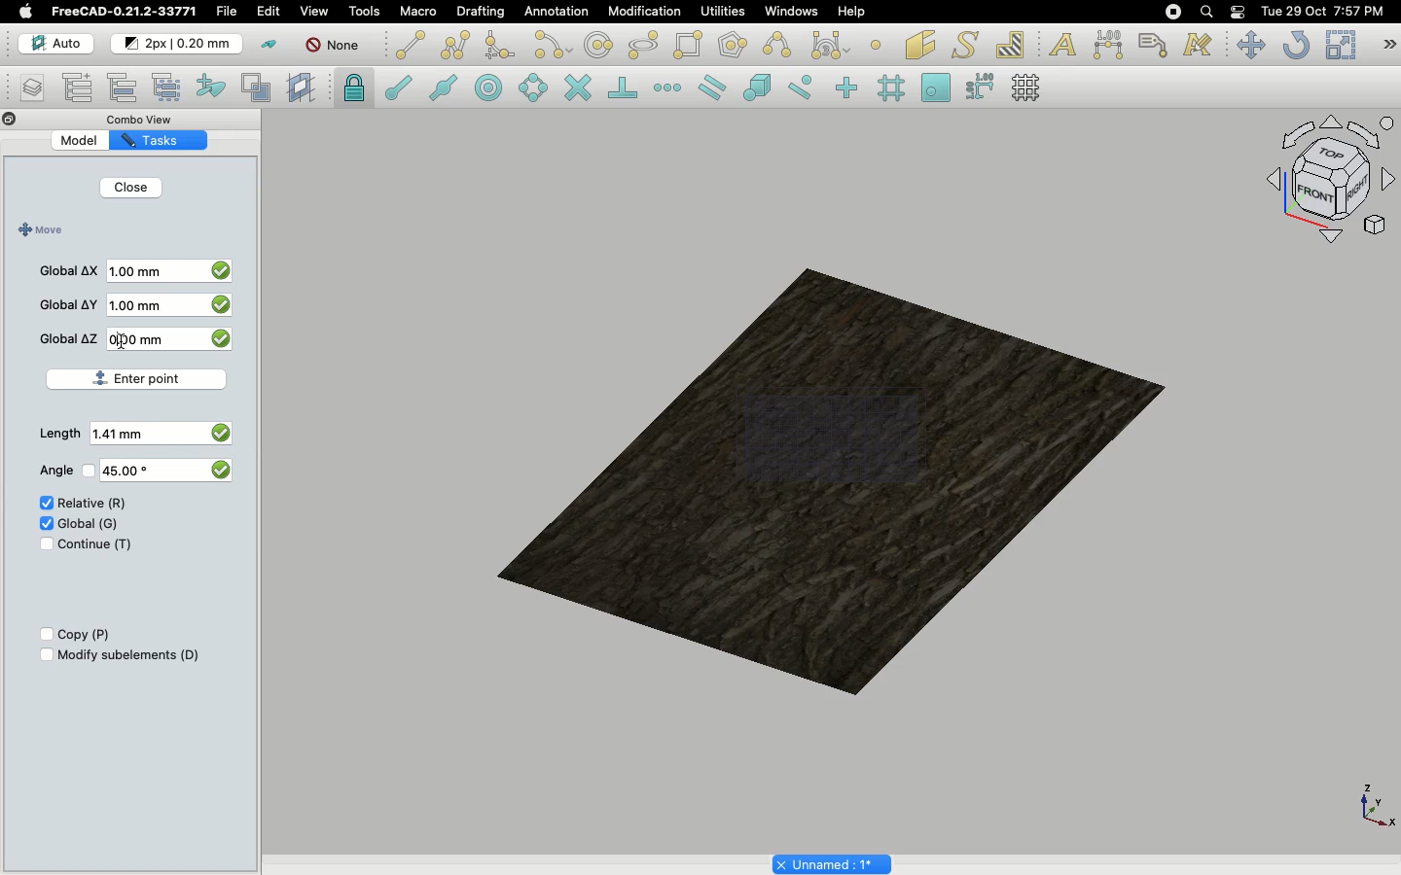 This screenshot has width=1401, height=875. Describe the element at coordinates (851, 11) in the screenshot. I see `Help` at that location.